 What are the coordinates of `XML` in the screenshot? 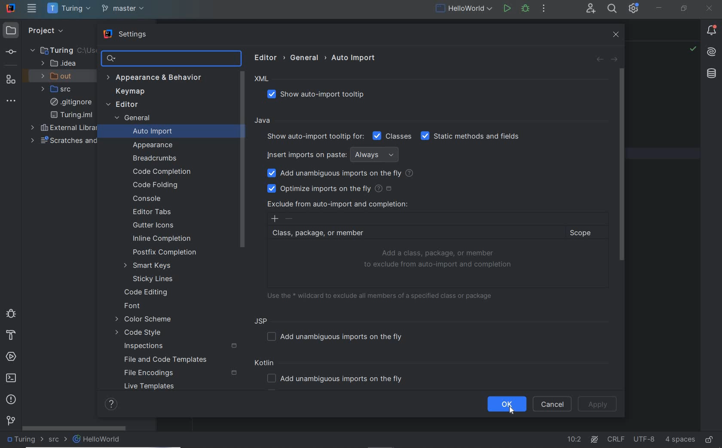 It's located at (262, 79).